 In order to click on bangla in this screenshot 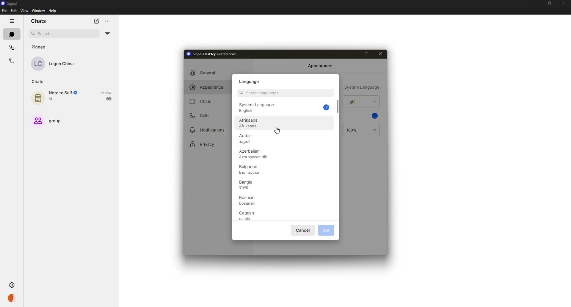, I will do `click(248, 184)`.